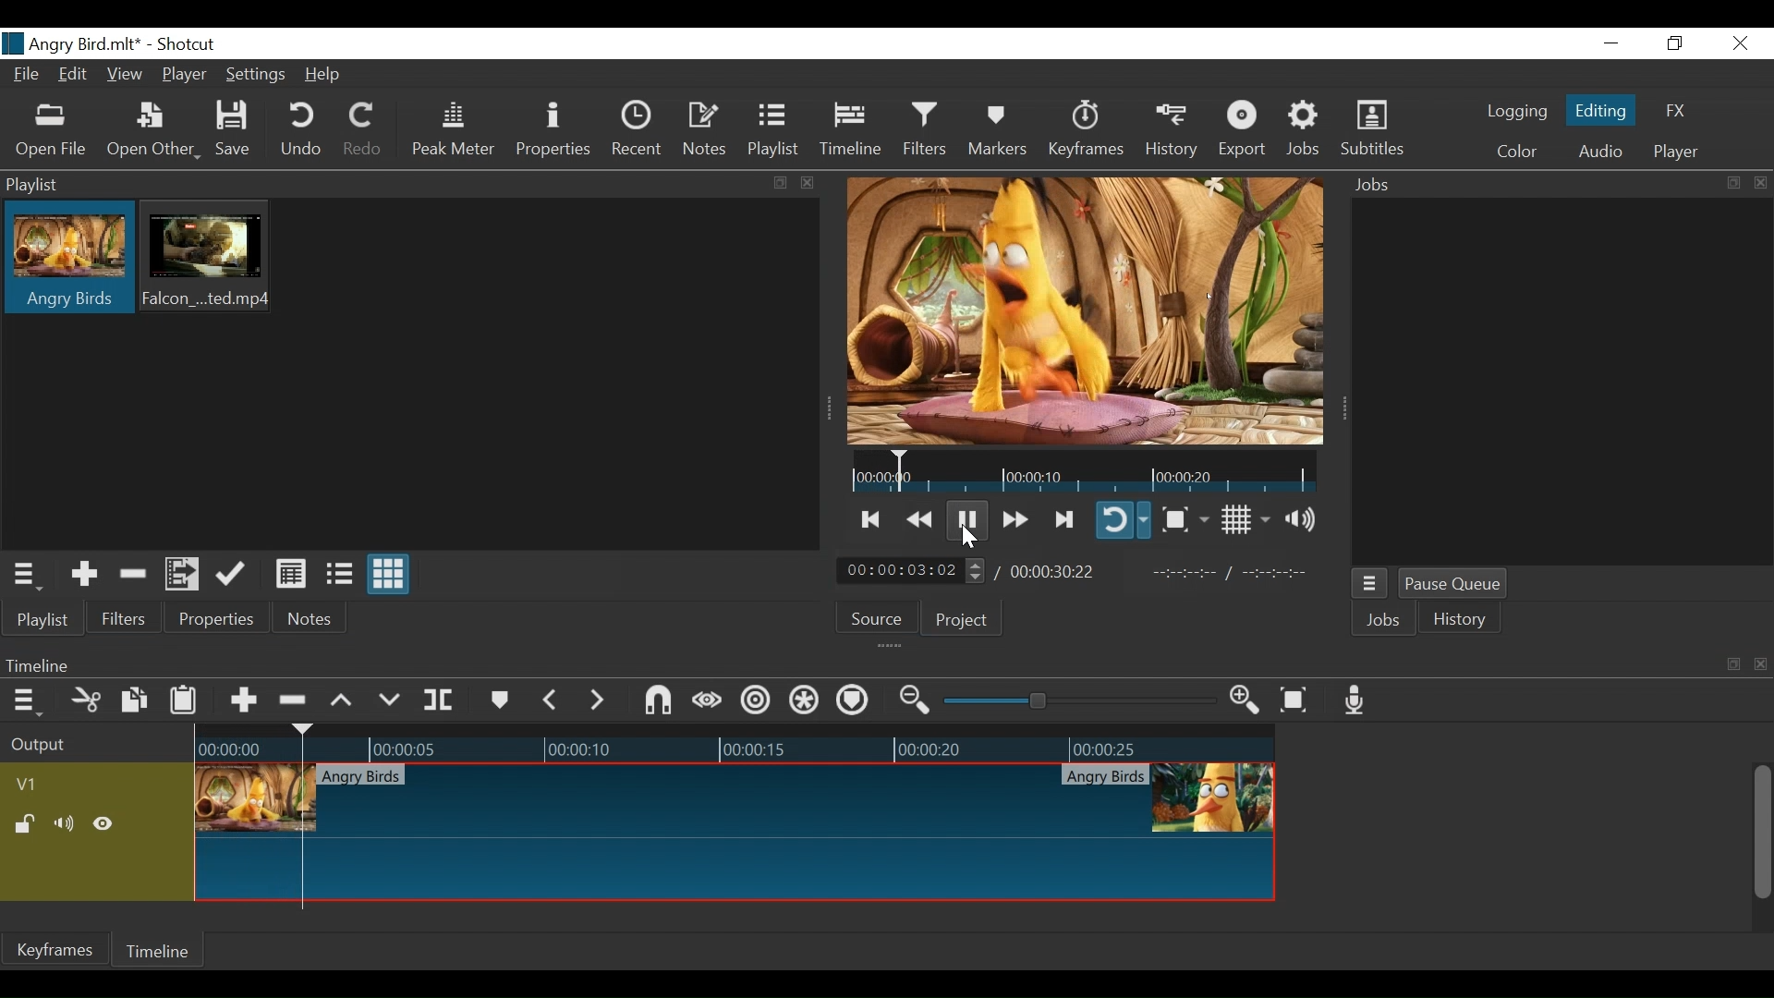 The width and height of the screenshot is (1774, 998). I want to click on Notes, so click(312, 621).